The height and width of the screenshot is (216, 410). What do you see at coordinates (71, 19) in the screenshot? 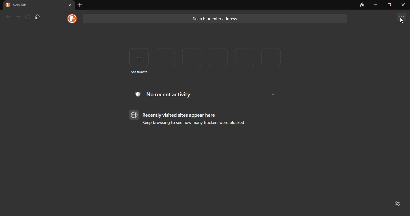
I see `duckduck go logo` at bounding box center [71, 19].